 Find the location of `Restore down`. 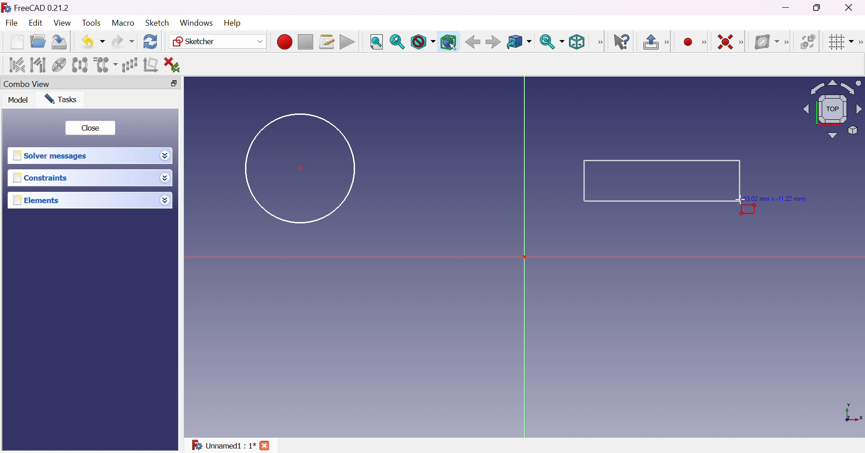

Restore down is located at coordinates (818, 8).